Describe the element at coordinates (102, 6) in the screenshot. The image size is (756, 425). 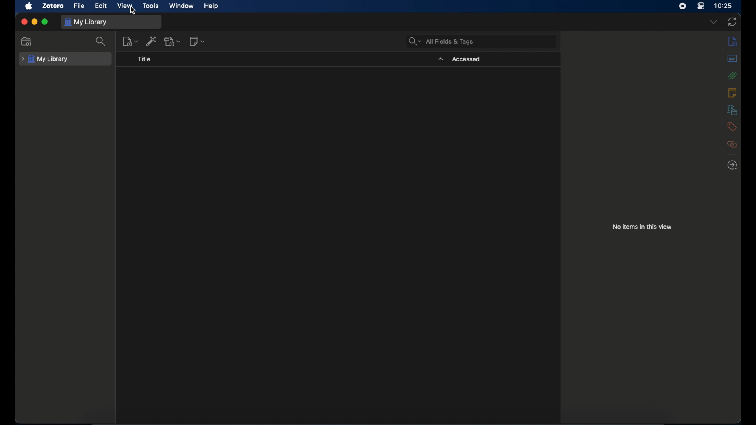
I see `edit` at that location.